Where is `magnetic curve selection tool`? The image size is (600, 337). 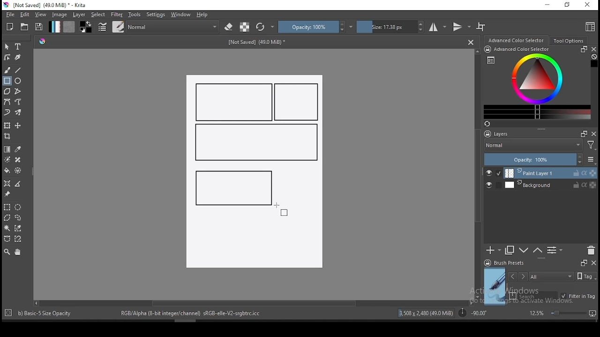
magnetic curve selection tool is located at coordinates (17, 239).